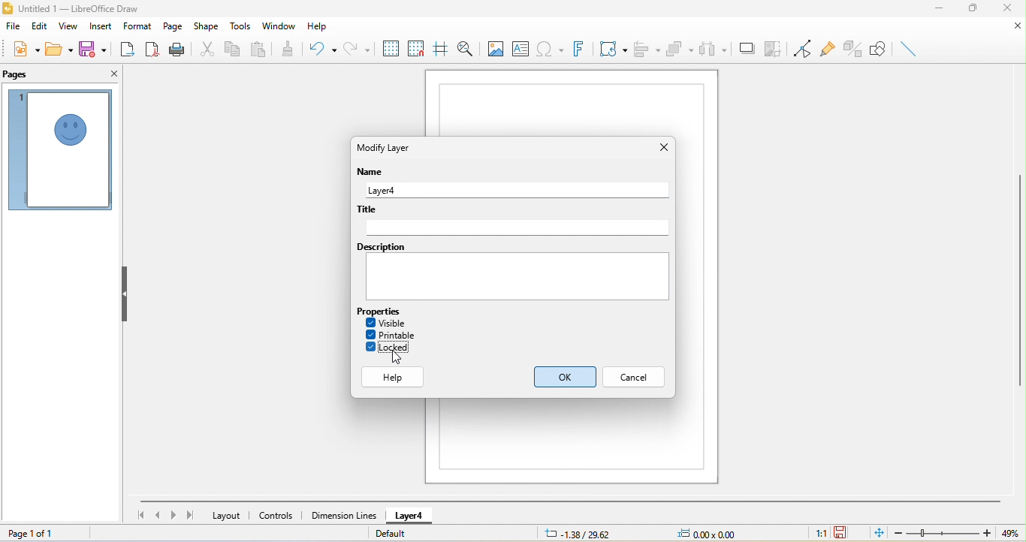  I want to click on export directly as pdf, so click(153, 48).